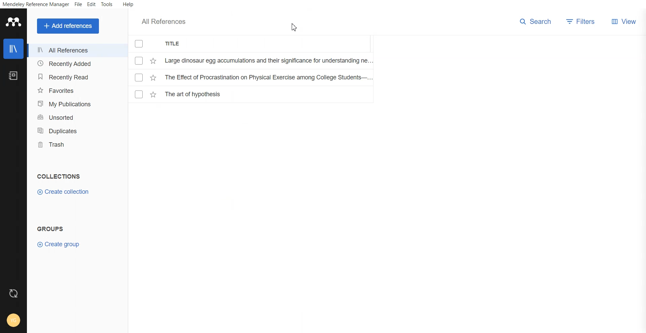 Image resolution: width=646 pixels, height=333 pixels. What do you see at coordinates (72, 65) in the screenshot?
I see `Recently Added` at bounding box center [72, 65].